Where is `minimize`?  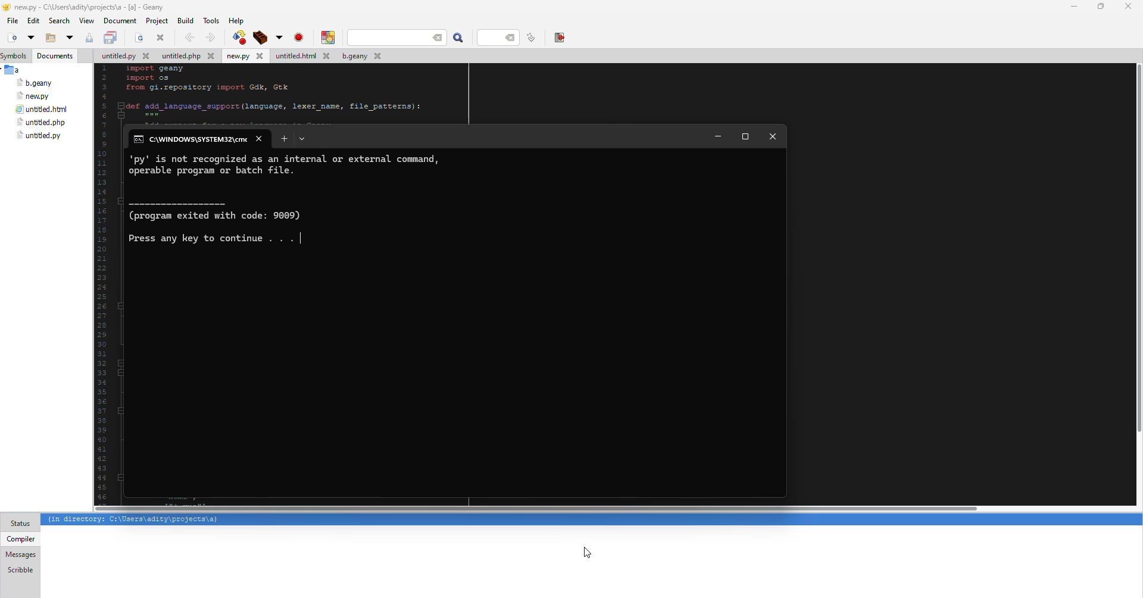 minimize is located at coordinates (1072, 6).